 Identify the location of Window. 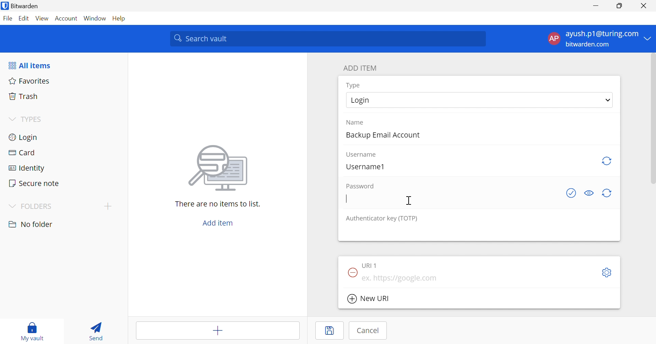
(95, 17).